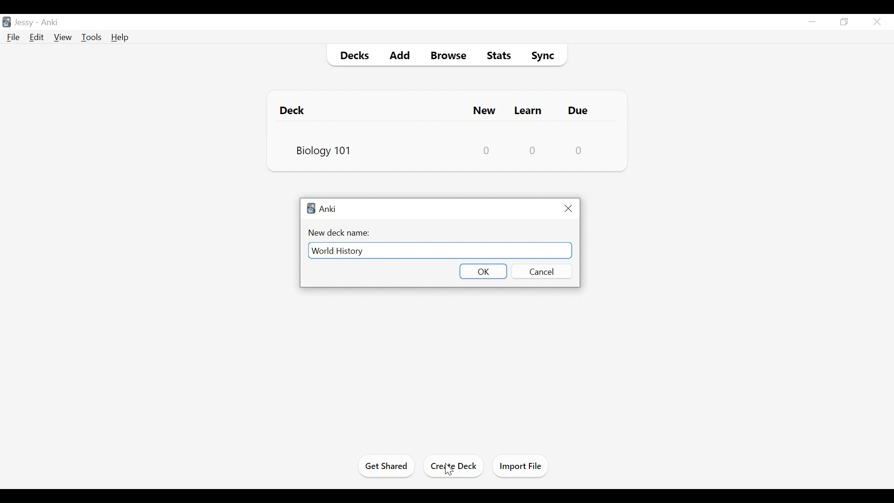  Describe the element at coordinates (339, 233) in the screenshot. I see `New Deck Name` at that location.